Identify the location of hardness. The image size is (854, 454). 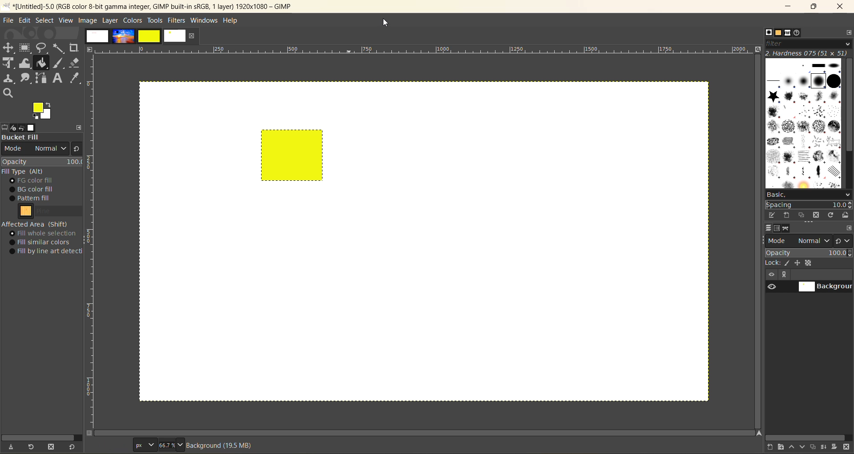
(808, 54).